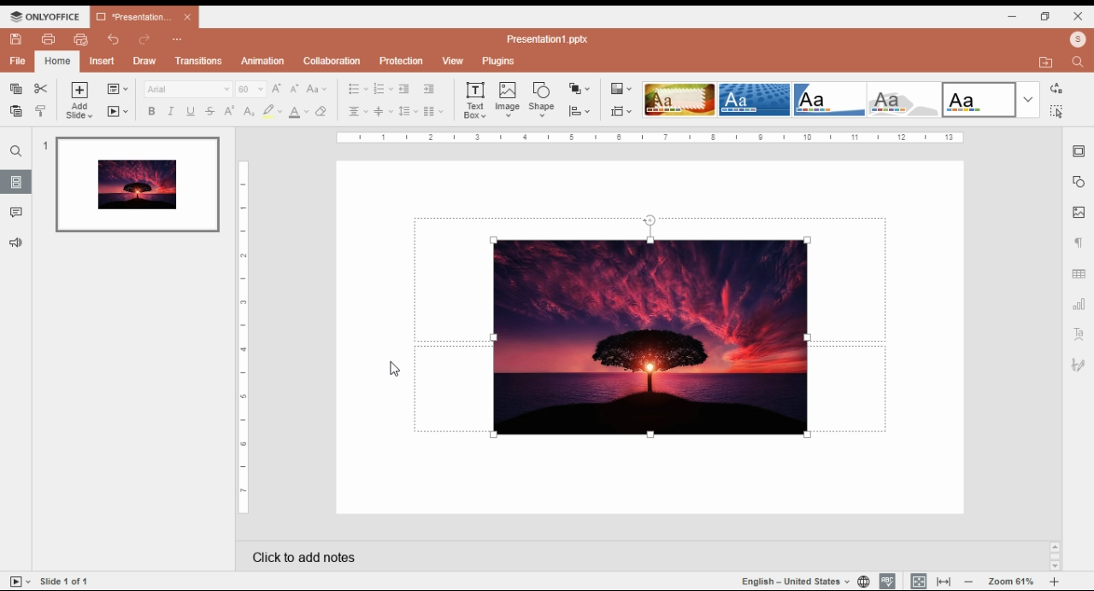  Describe the element at coordinates (403, 61) in the screenshot. I see `protection` at that location.